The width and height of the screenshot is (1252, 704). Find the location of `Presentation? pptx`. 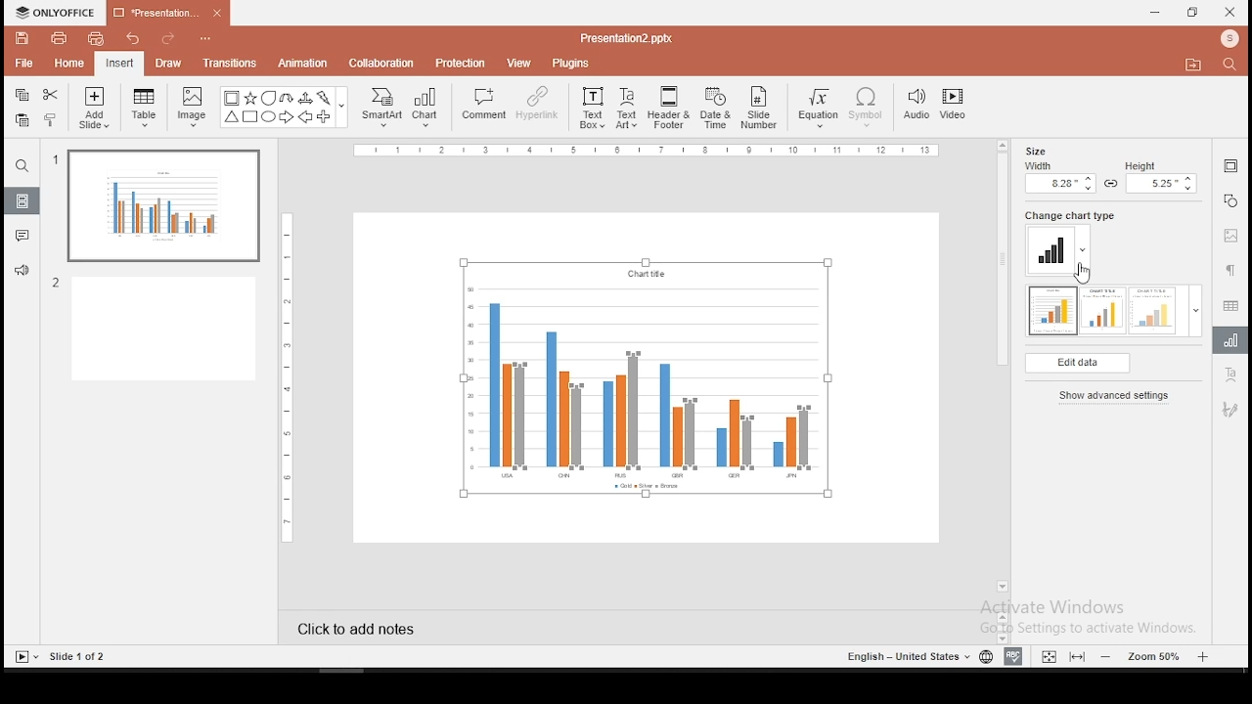

Presentation? pptx is located at coordinates (624, 38).